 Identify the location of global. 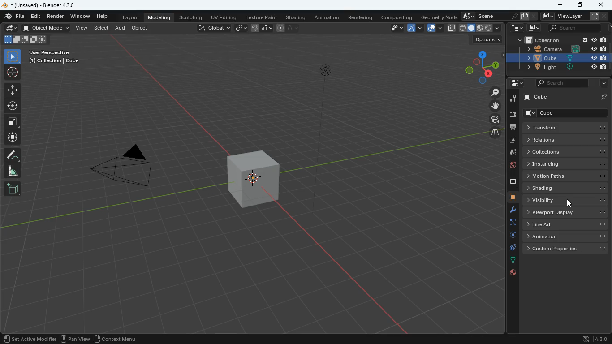
(211, 28).